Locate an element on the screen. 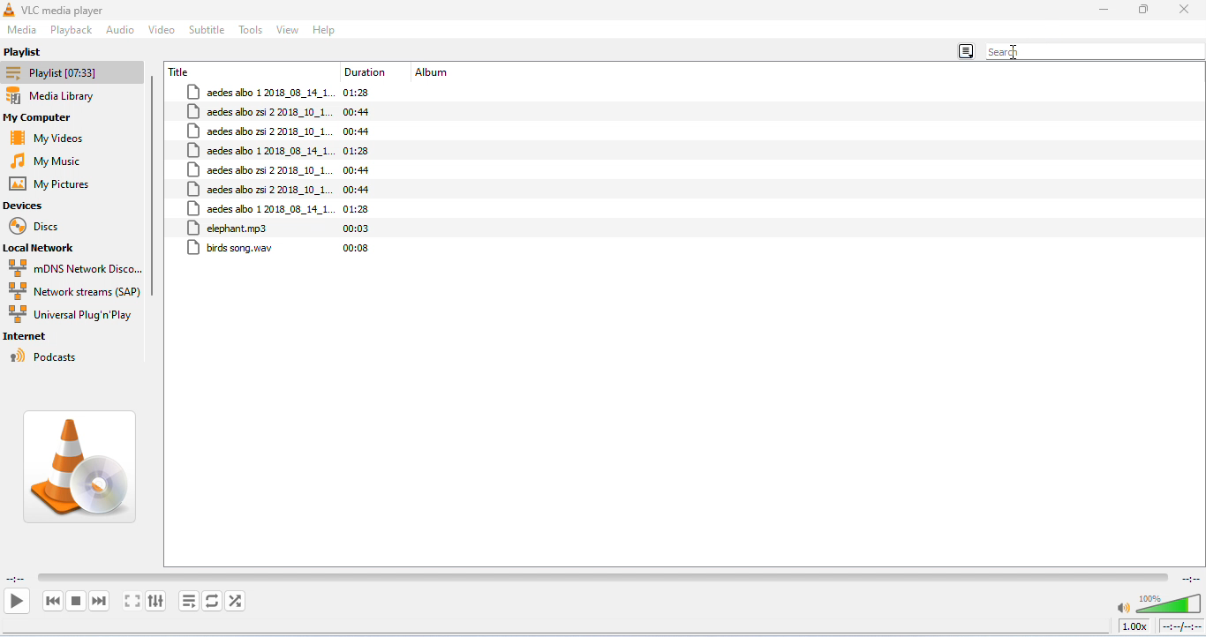  toggle between loop is located at coordinates (211, 601).